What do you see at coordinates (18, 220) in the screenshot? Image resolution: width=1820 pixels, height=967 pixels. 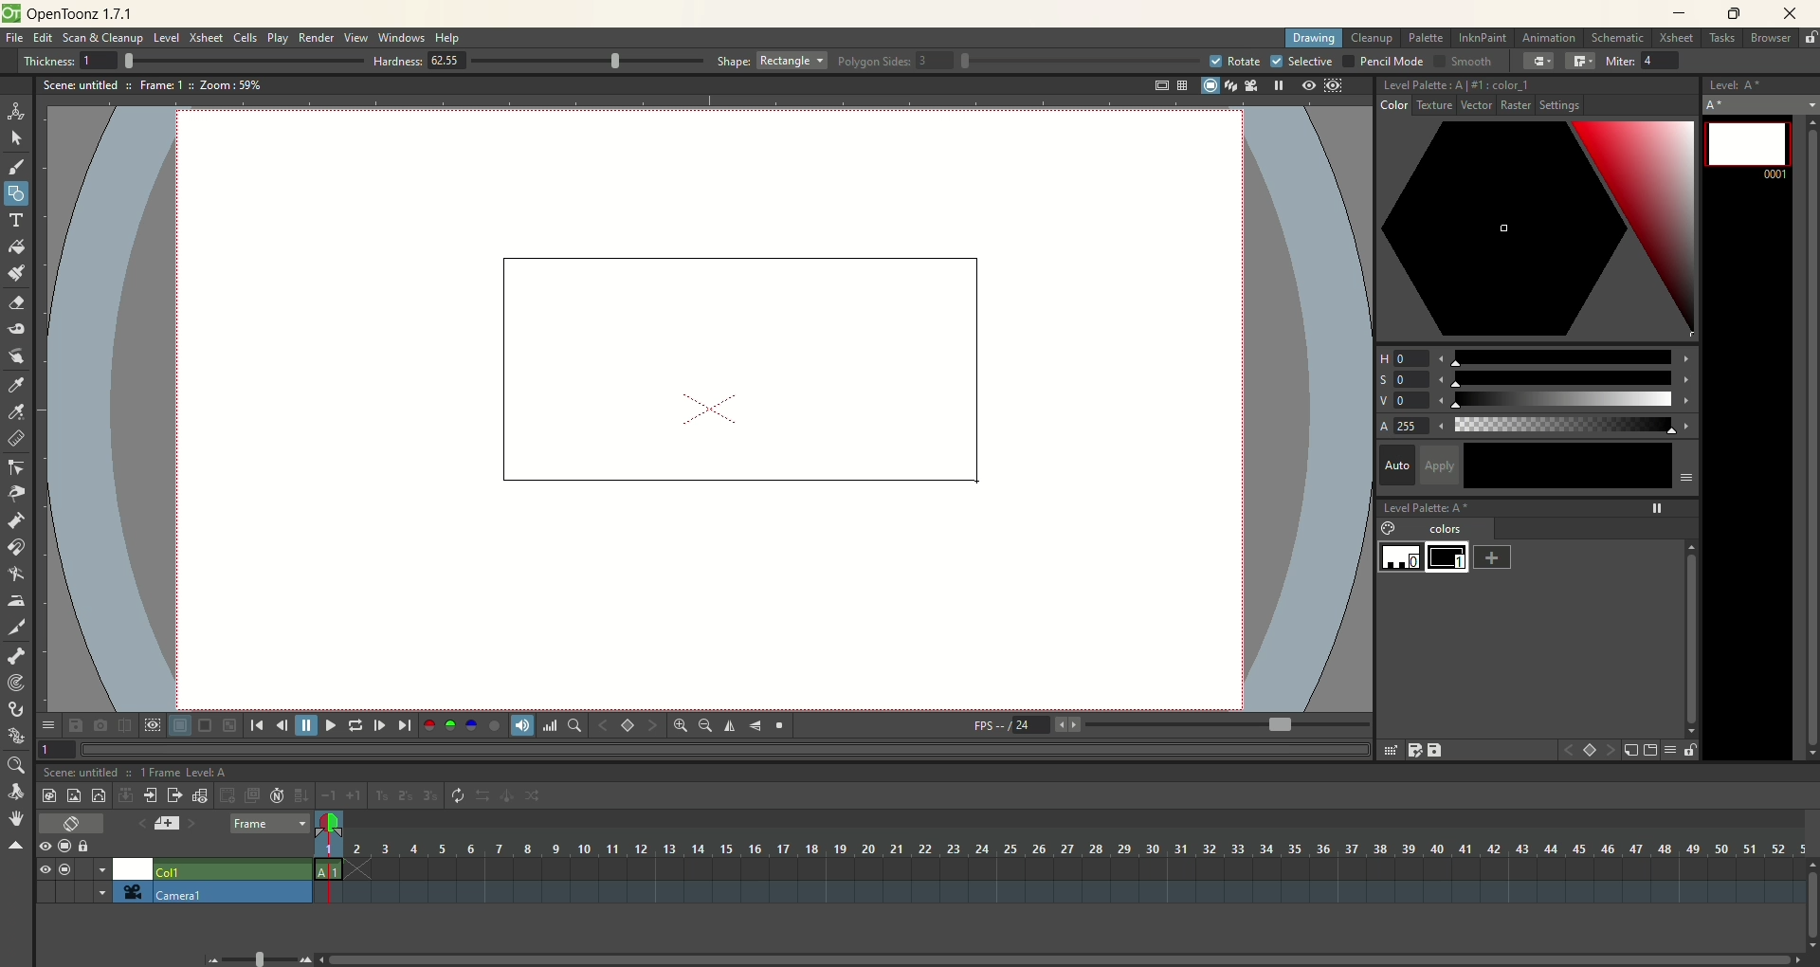 I see `type tool` at bounding box center [18, 220].